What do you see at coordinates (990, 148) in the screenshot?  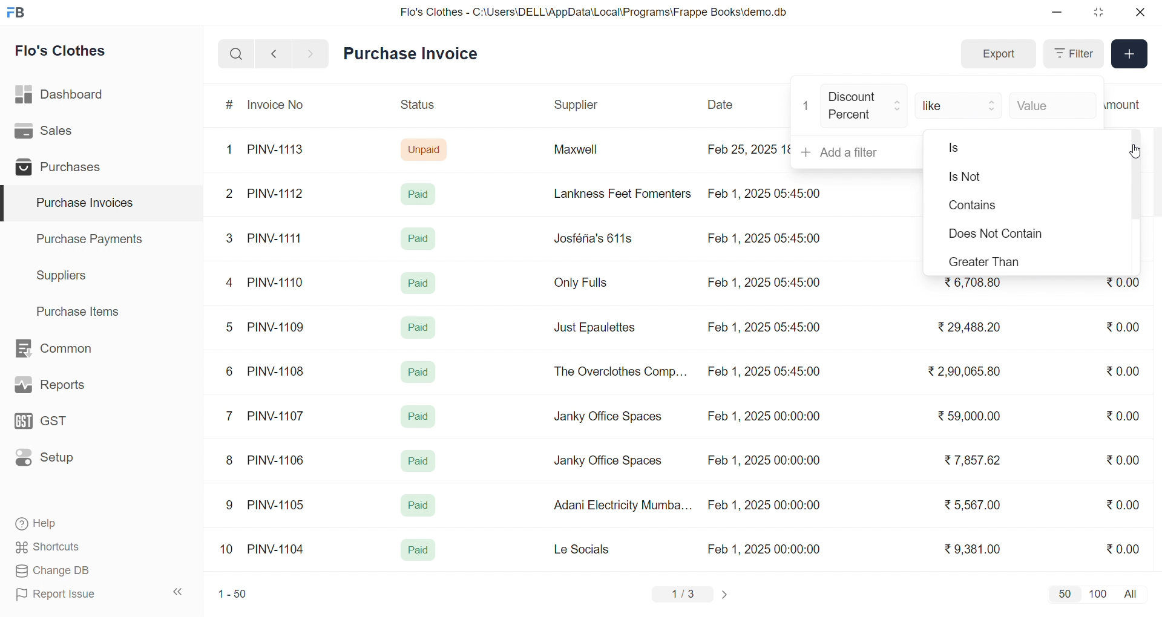 I see `Is` at bounding box center [990, 148].